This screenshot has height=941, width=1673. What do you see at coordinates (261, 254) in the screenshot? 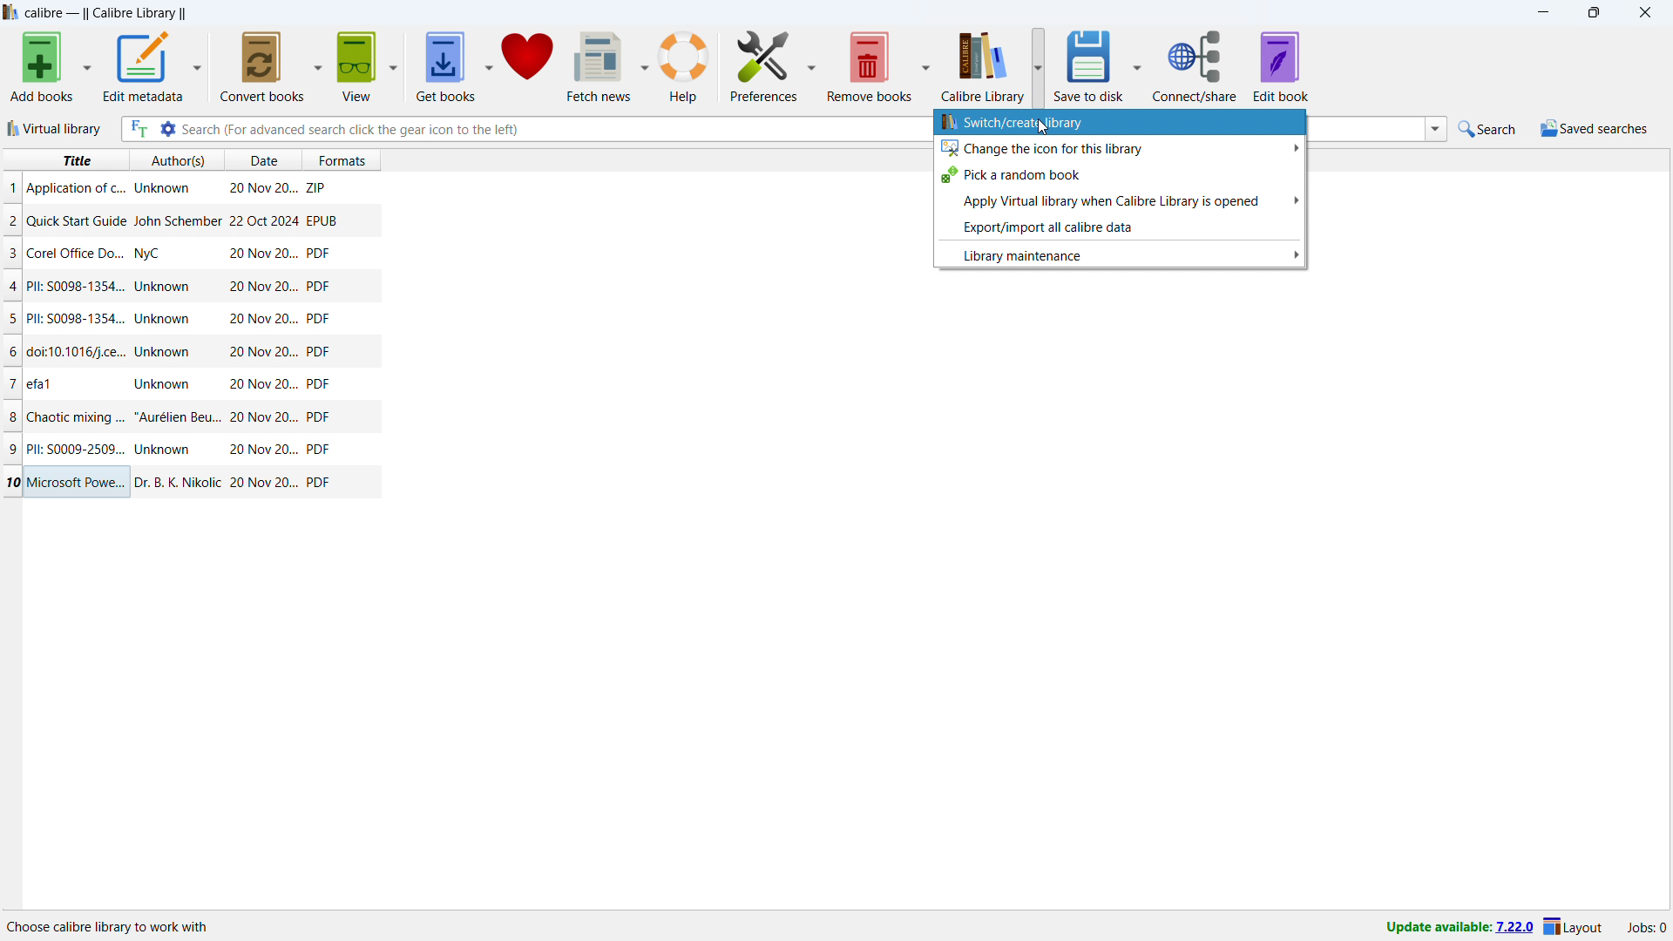
I see `Date` at bounding box center [261, 254].